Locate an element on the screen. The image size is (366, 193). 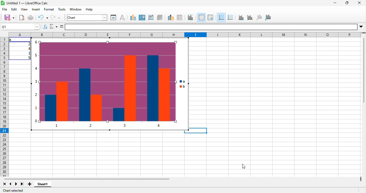
x axis is located at coordinates (241, 18).